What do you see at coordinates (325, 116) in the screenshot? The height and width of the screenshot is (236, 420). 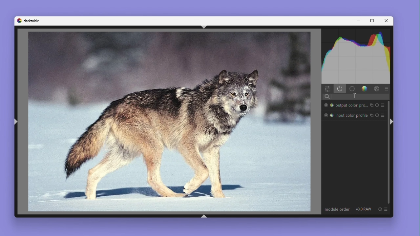 I see `Radial Mask` at bounding box center [325, 116].